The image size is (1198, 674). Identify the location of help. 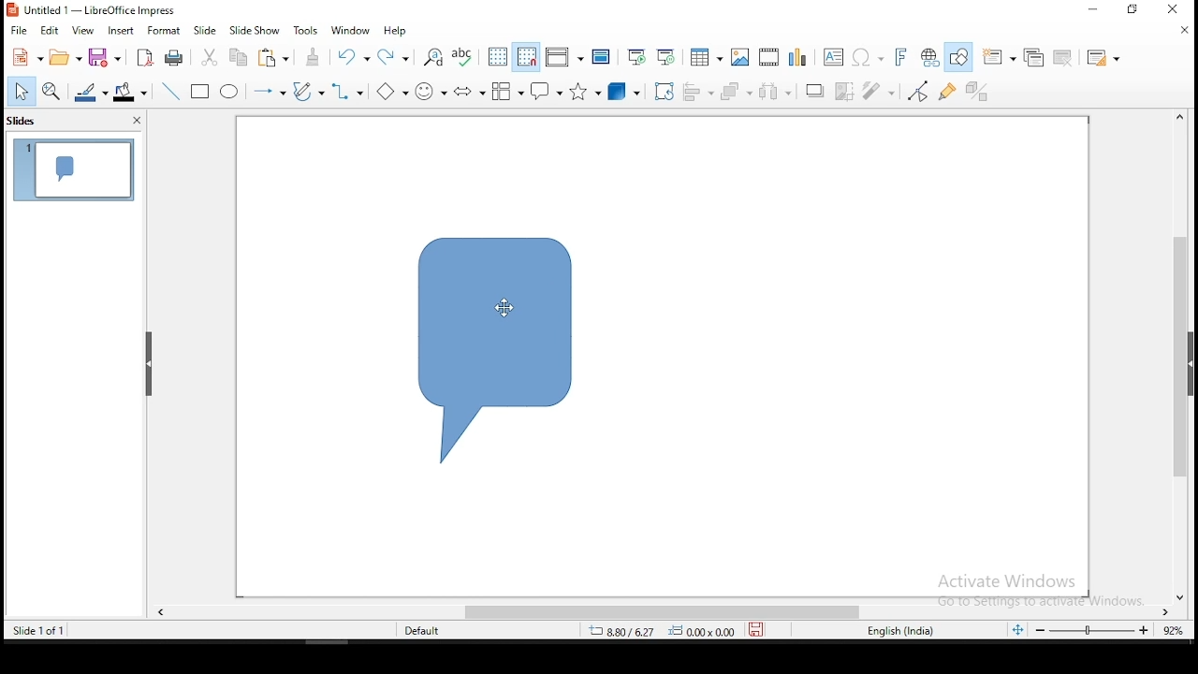
(396, 32).